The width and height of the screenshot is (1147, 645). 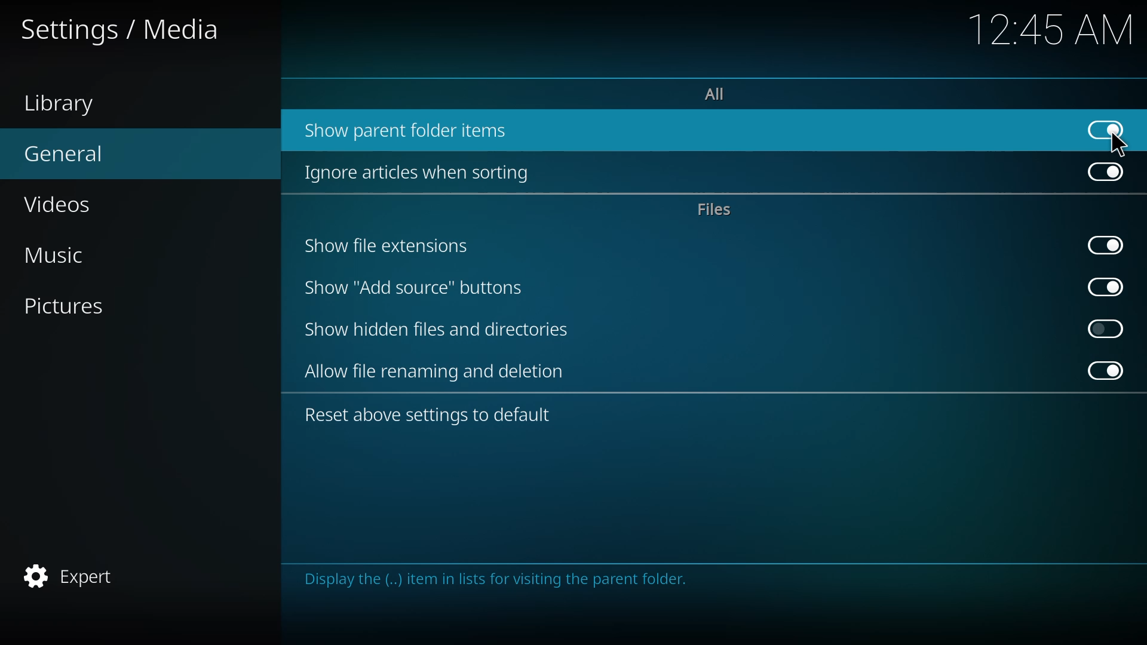 What do you see at coordinates (1105, 243) in the screenshot?
I see `enabled` at bounding box center [1105, 243].